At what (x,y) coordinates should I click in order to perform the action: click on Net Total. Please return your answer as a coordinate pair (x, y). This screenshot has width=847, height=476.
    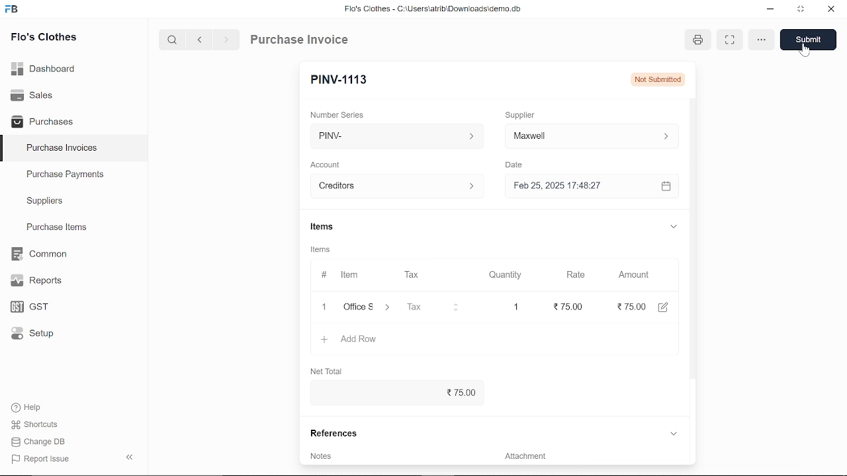
    Looking at the image, I should click on (331, 370).